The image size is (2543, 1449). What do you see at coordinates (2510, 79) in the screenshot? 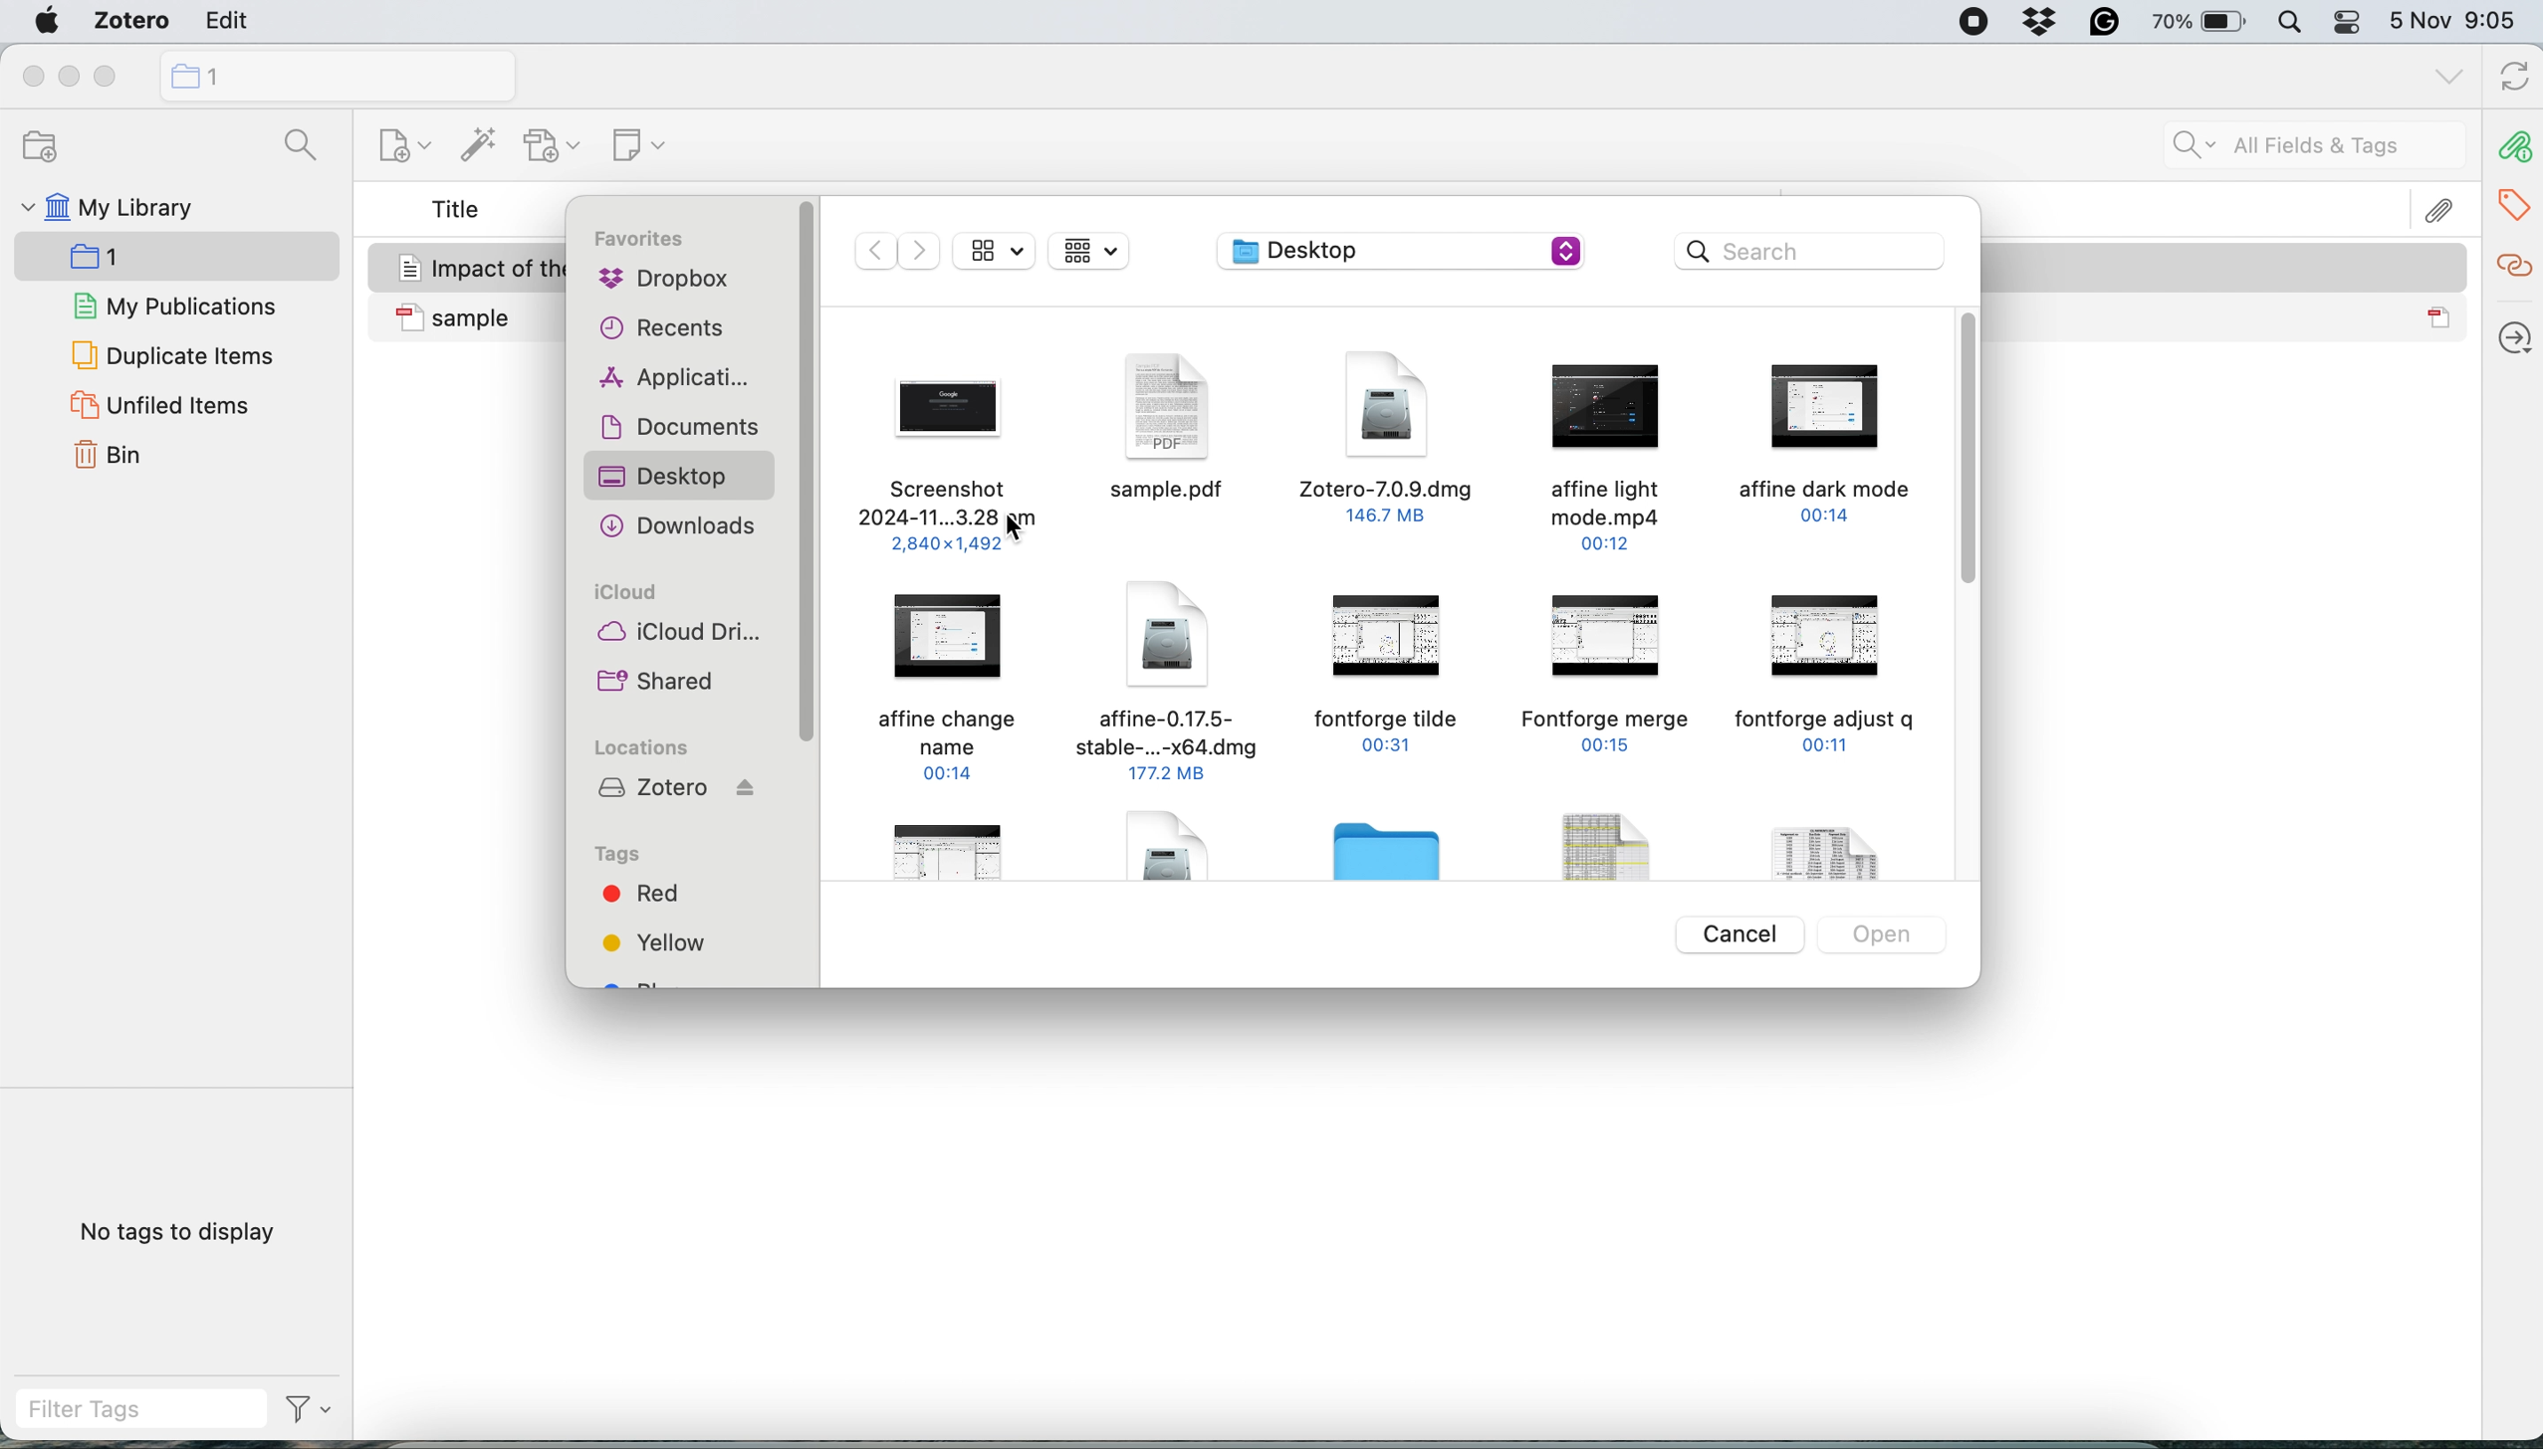
I see `refresh` at bounding box center [2510, 79].